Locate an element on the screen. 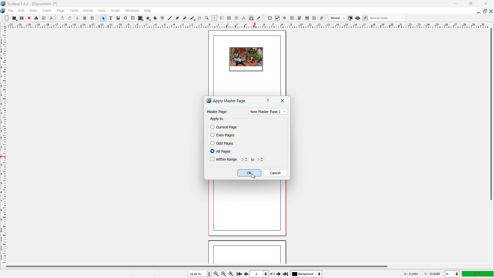  logo is located at coordinates (3, 11).